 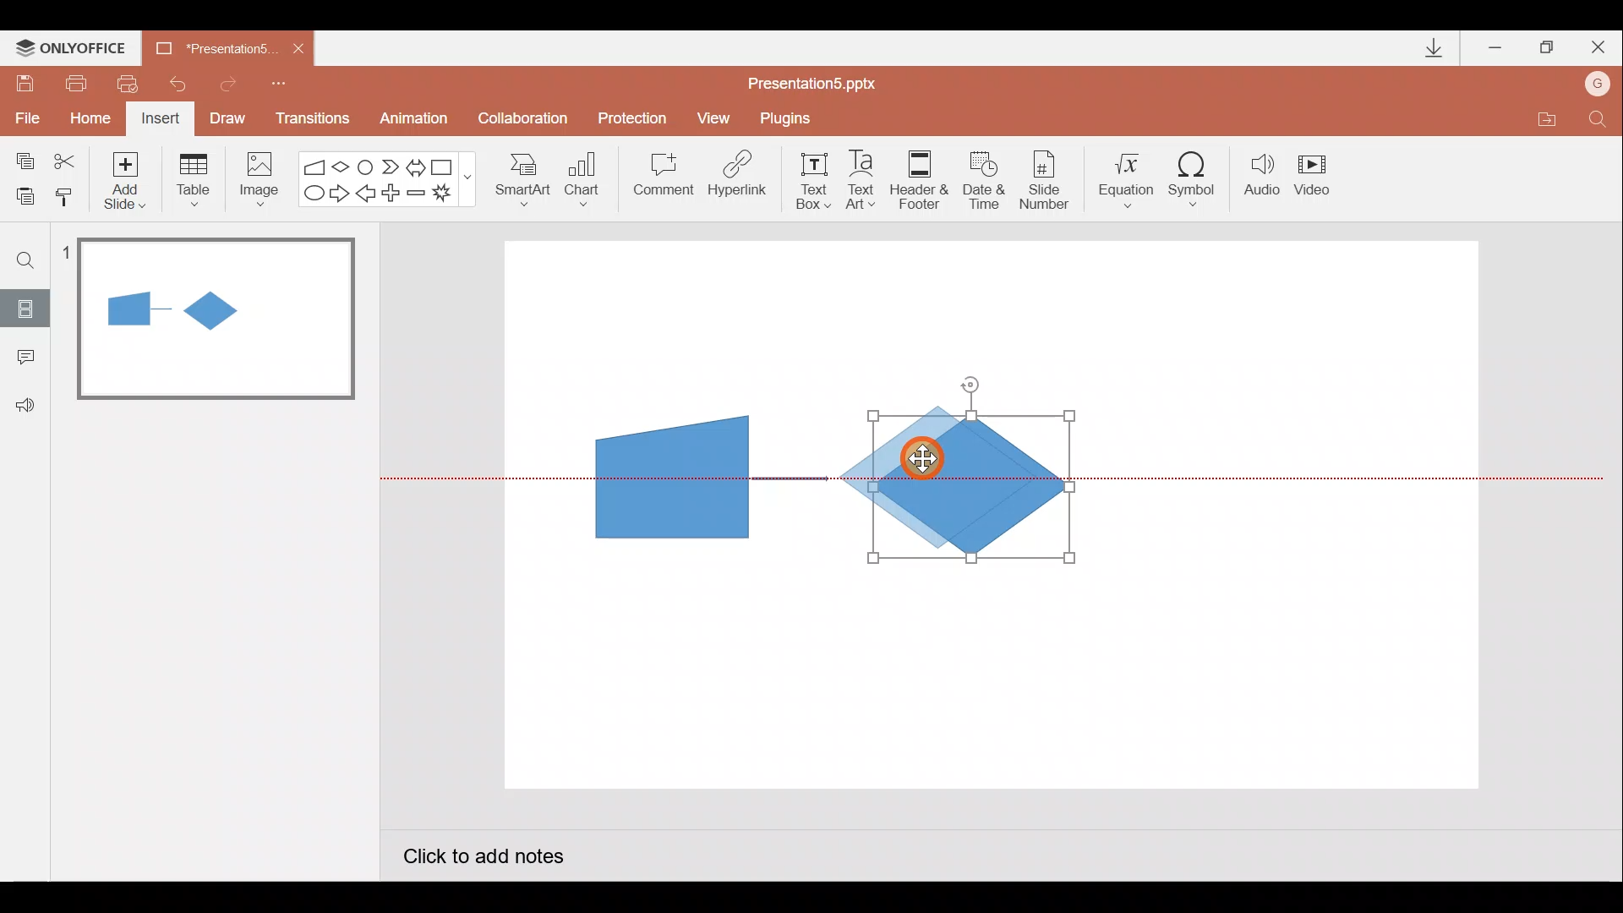 I want to click on Undo, so click(x=181, y=84).